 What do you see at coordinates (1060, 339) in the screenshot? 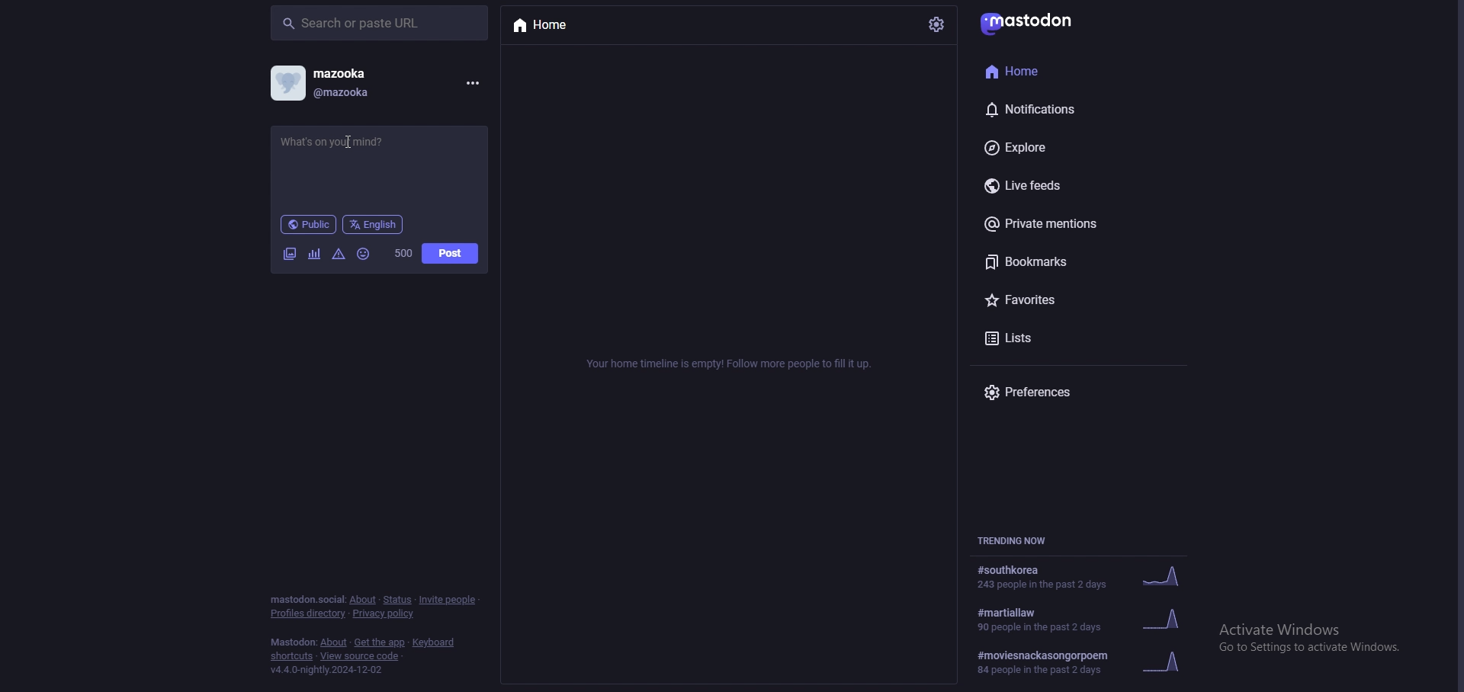
I see `lists` at bounding box center [1060, 339].